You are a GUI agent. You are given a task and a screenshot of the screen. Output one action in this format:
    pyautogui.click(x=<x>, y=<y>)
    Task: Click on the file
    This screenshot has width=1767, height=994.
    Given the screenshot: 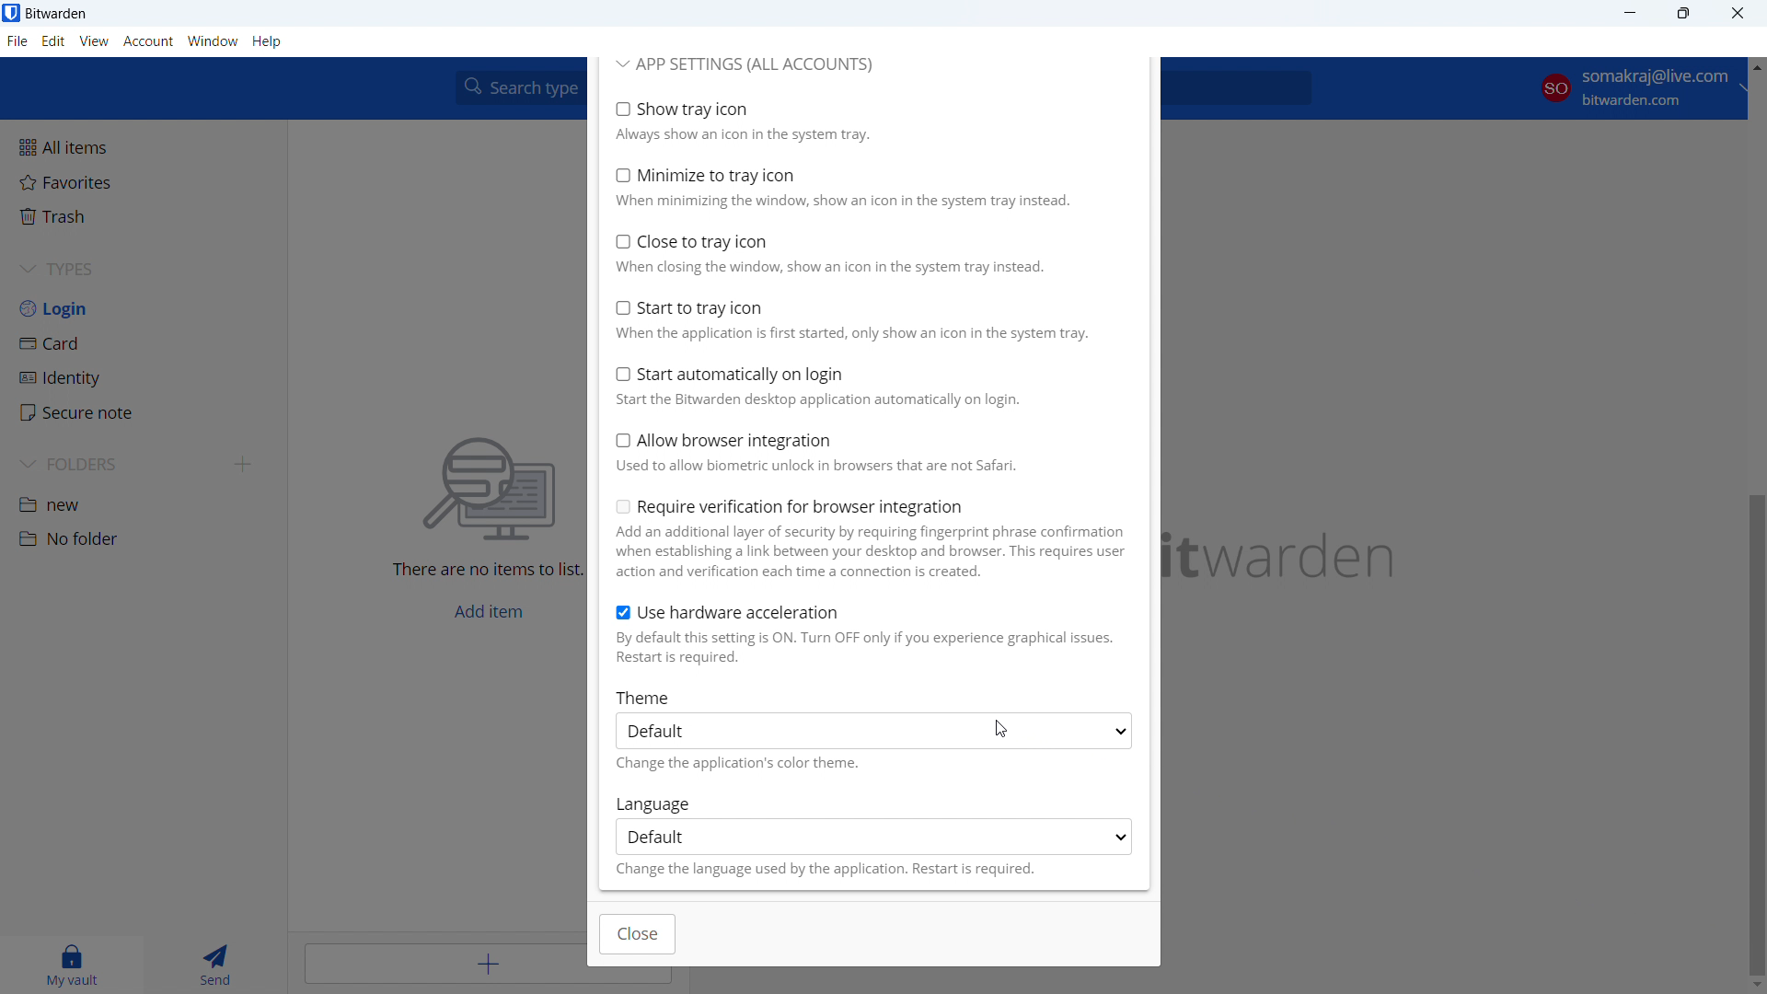 What is the action you would take?
    pyautogui.click(x=17, y=41)
    